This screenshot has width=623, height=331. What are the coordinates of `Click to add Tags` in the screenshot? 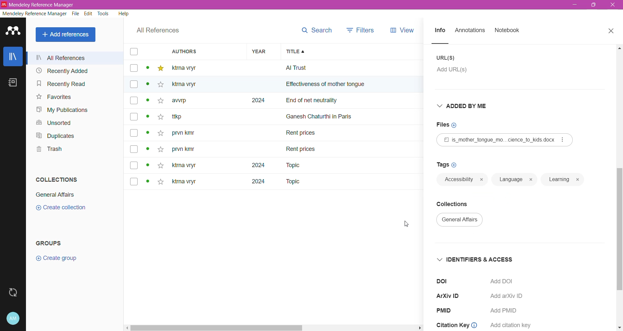 It's located at (447, 164).